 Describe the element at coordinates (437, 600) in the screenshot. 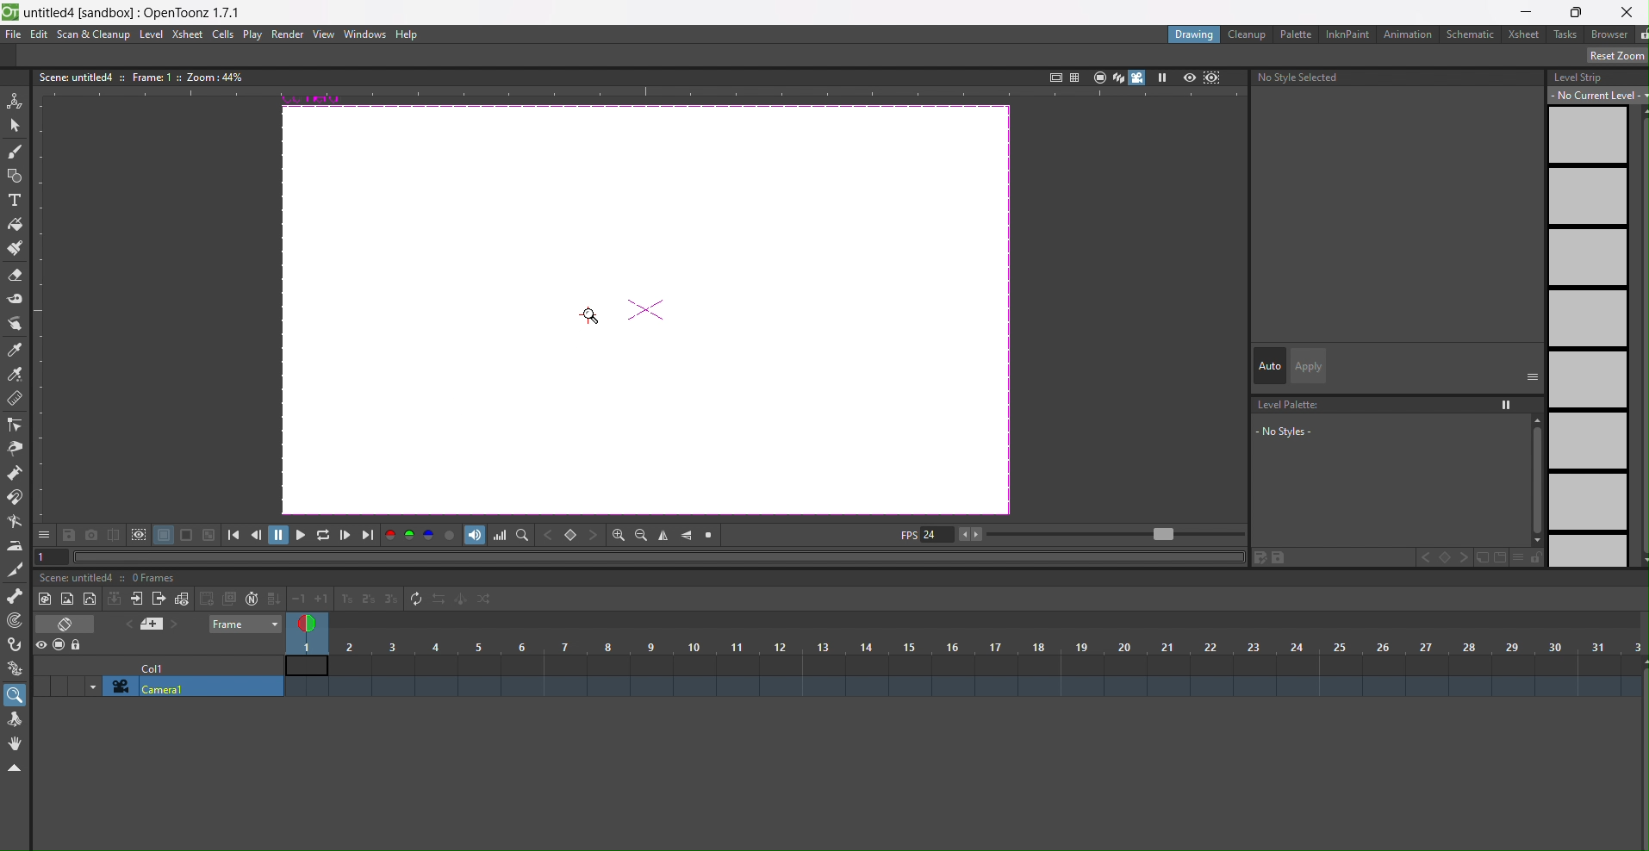

I see `` at that location.